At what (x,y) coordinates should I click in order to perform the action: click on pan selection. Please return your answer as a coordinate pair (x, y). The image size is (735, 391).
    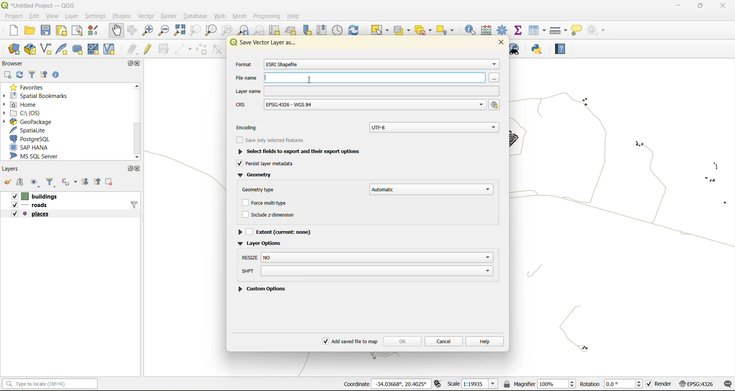
    Looking at the image, I should click on (132, 30).